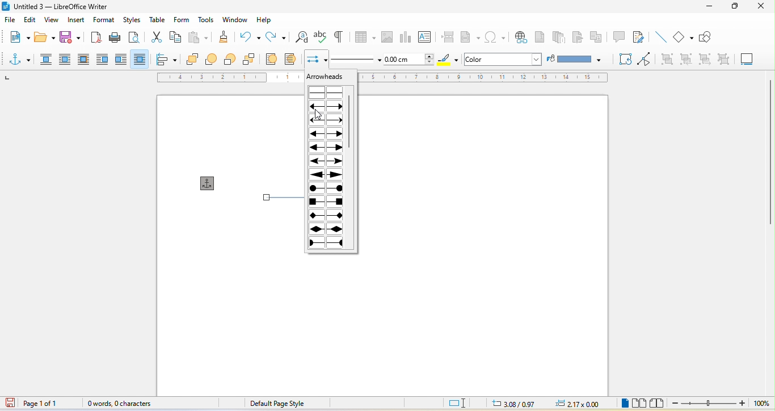  I want to click on book view, so click(658, 403).